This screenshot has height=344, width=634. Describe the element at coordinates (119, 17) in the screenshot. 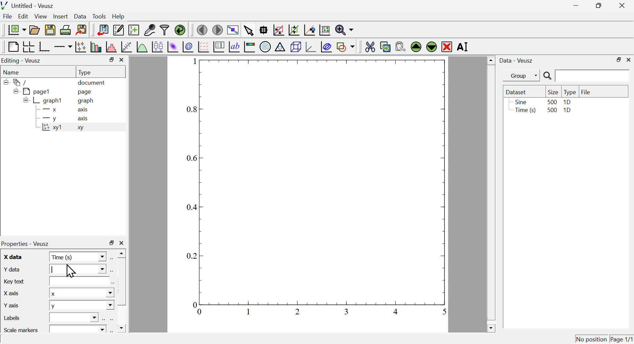

I see `help` at that location.